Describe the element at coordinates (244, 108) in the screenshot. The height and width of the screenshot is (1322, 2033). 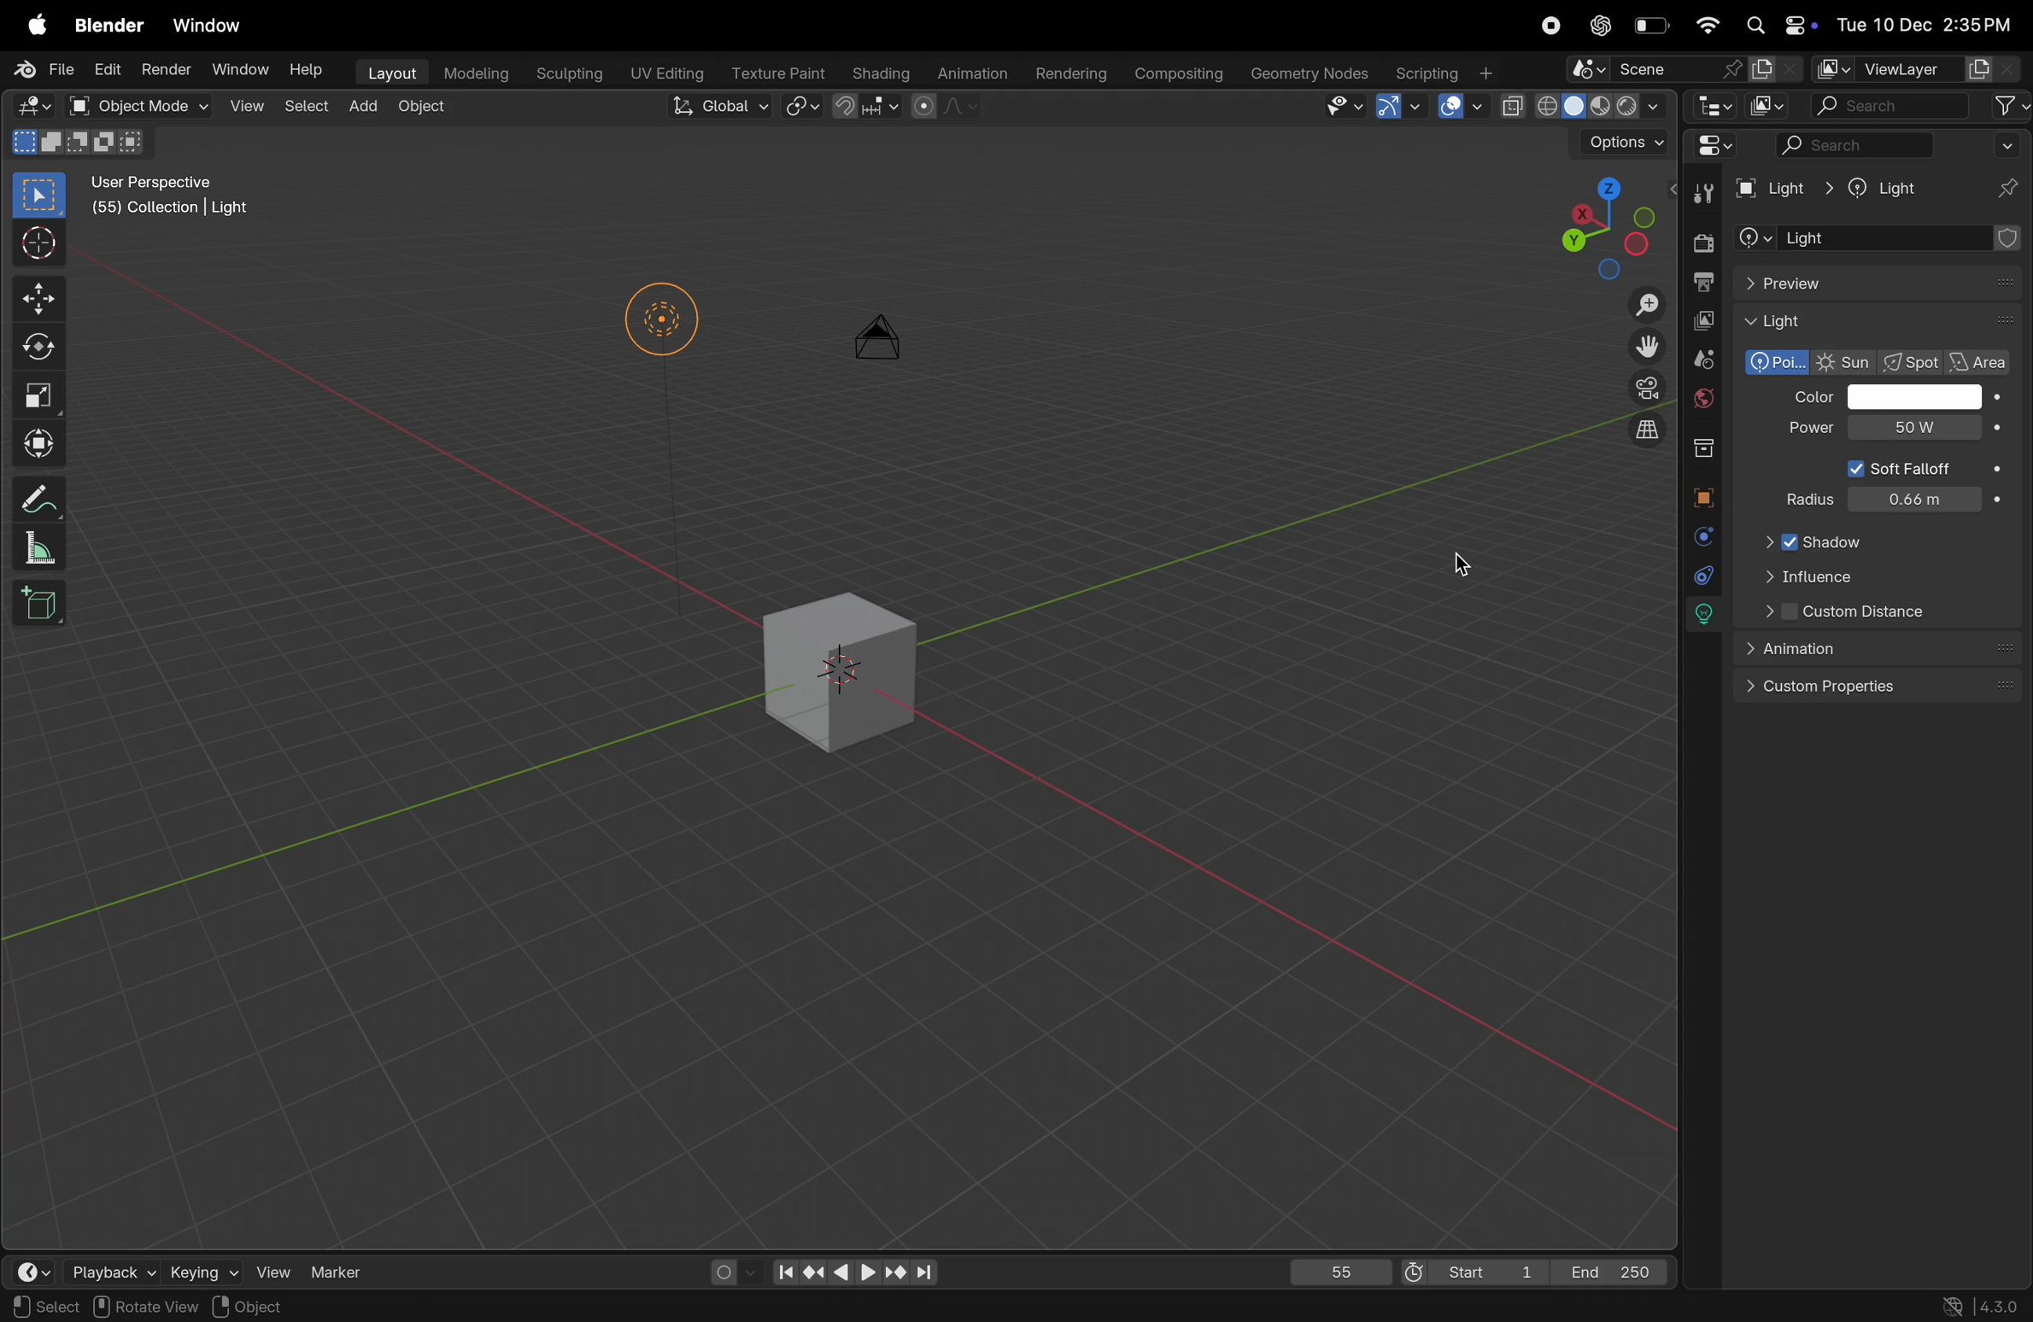
I see `view` at that location.